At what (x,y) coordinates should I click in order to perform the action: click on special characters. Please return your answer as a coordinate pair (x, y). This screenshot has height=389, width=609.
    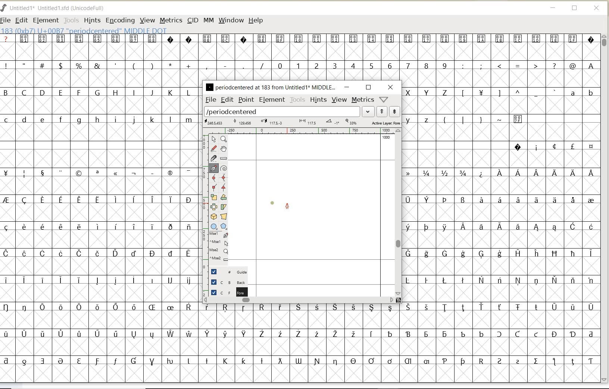
    Looking at the image, I should click on (397, 337).